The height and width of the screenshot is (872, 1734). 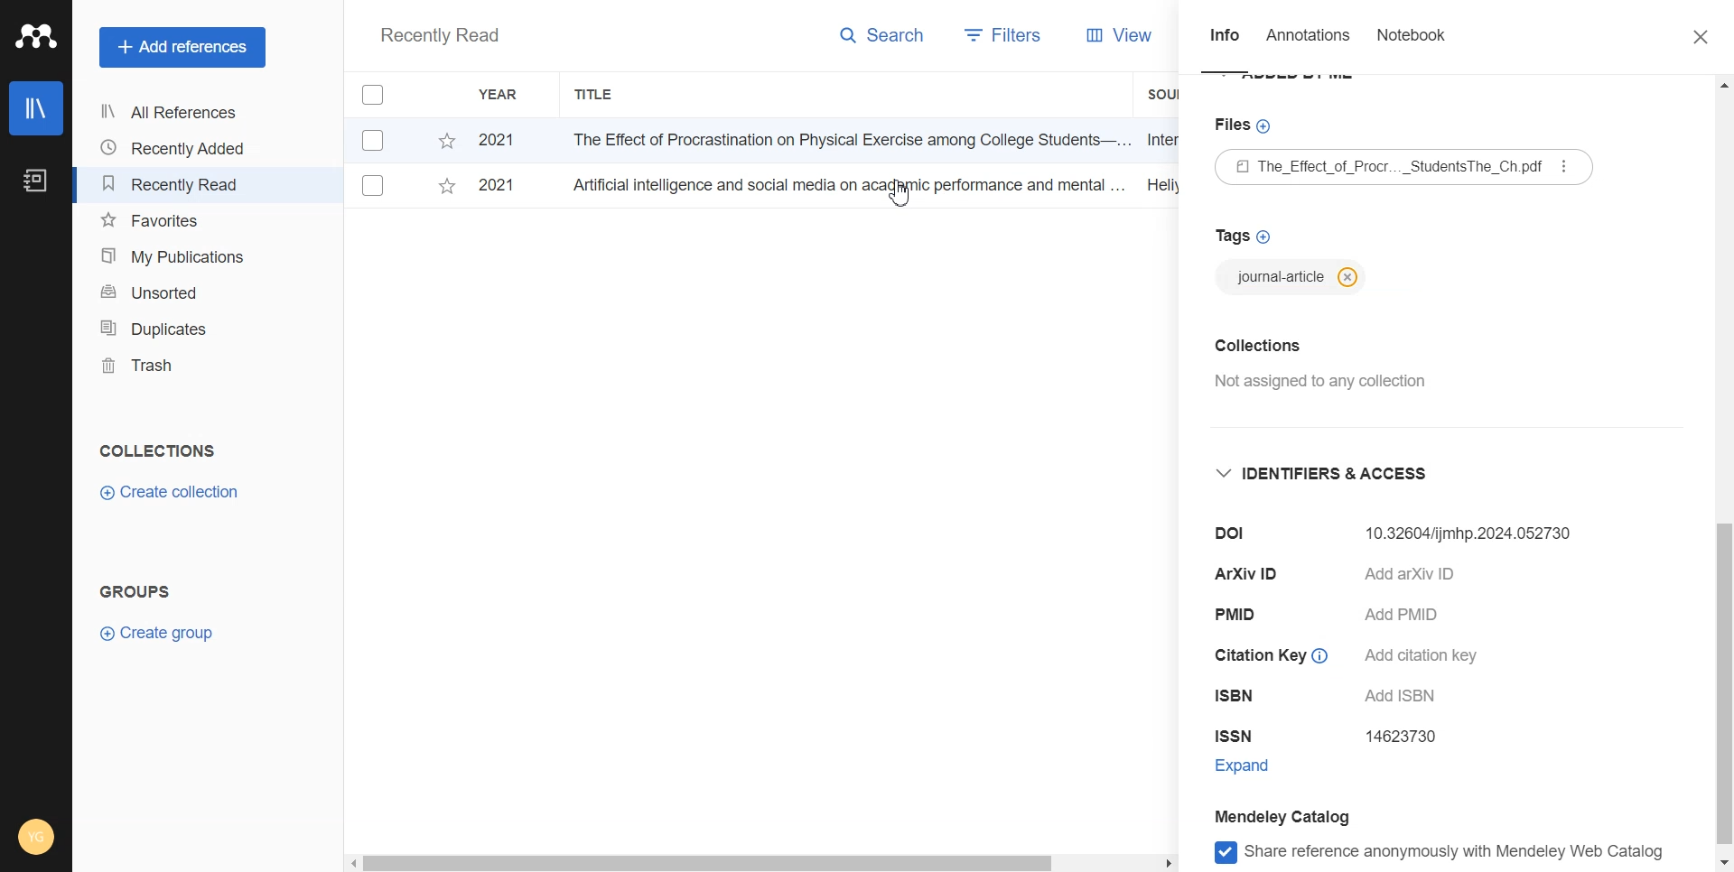 I want to click on Pointer, so click(x=918, y=204).